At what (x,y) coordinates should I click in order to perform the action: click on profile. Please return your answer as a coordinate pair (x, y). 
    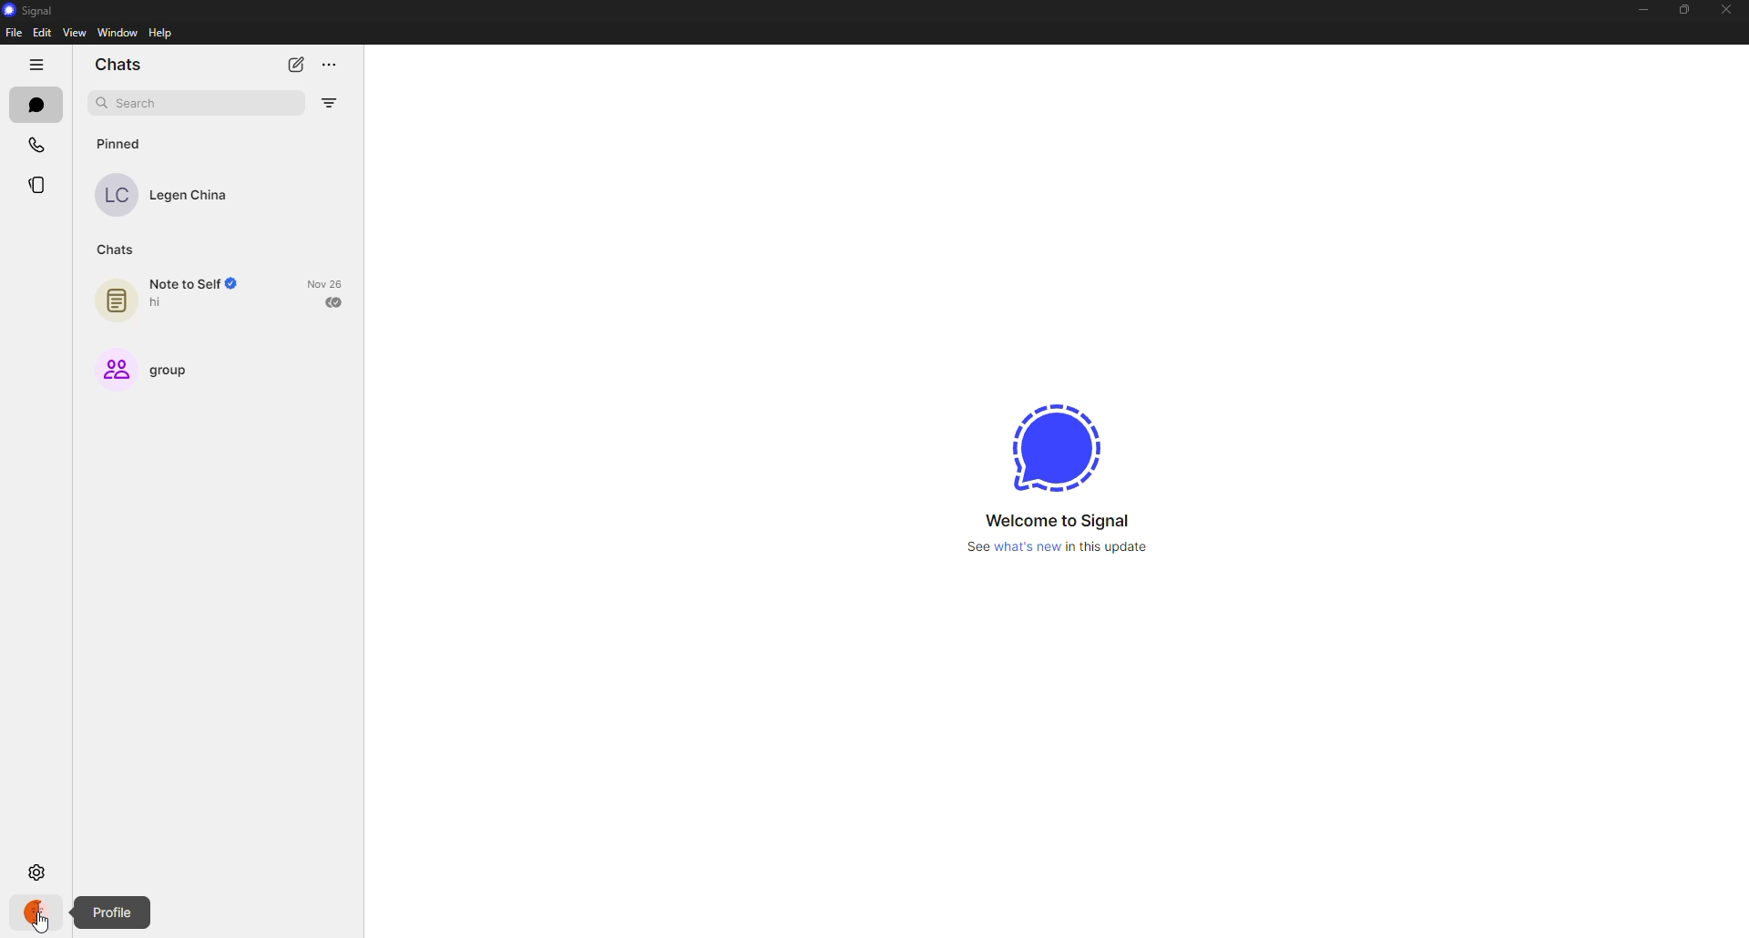
    Looking at the image, I should click on (109, 912).